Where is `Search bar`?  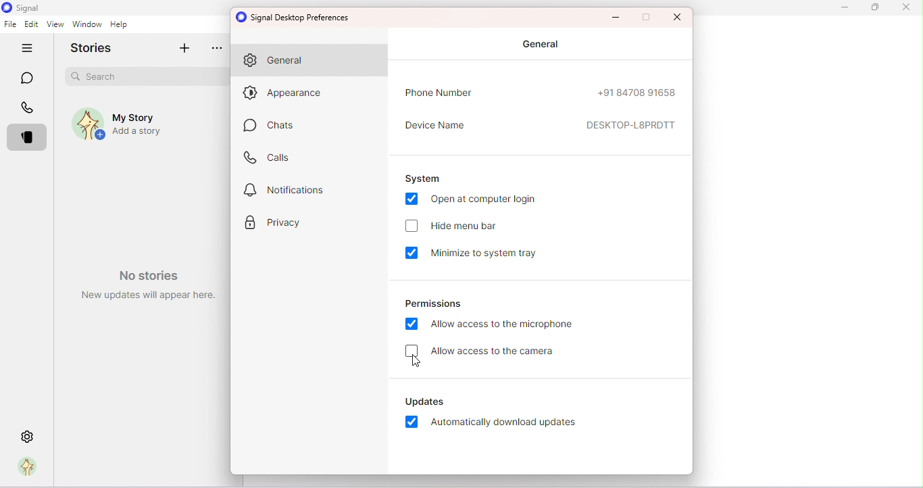 Search bar is located at coordinates (150, 75).